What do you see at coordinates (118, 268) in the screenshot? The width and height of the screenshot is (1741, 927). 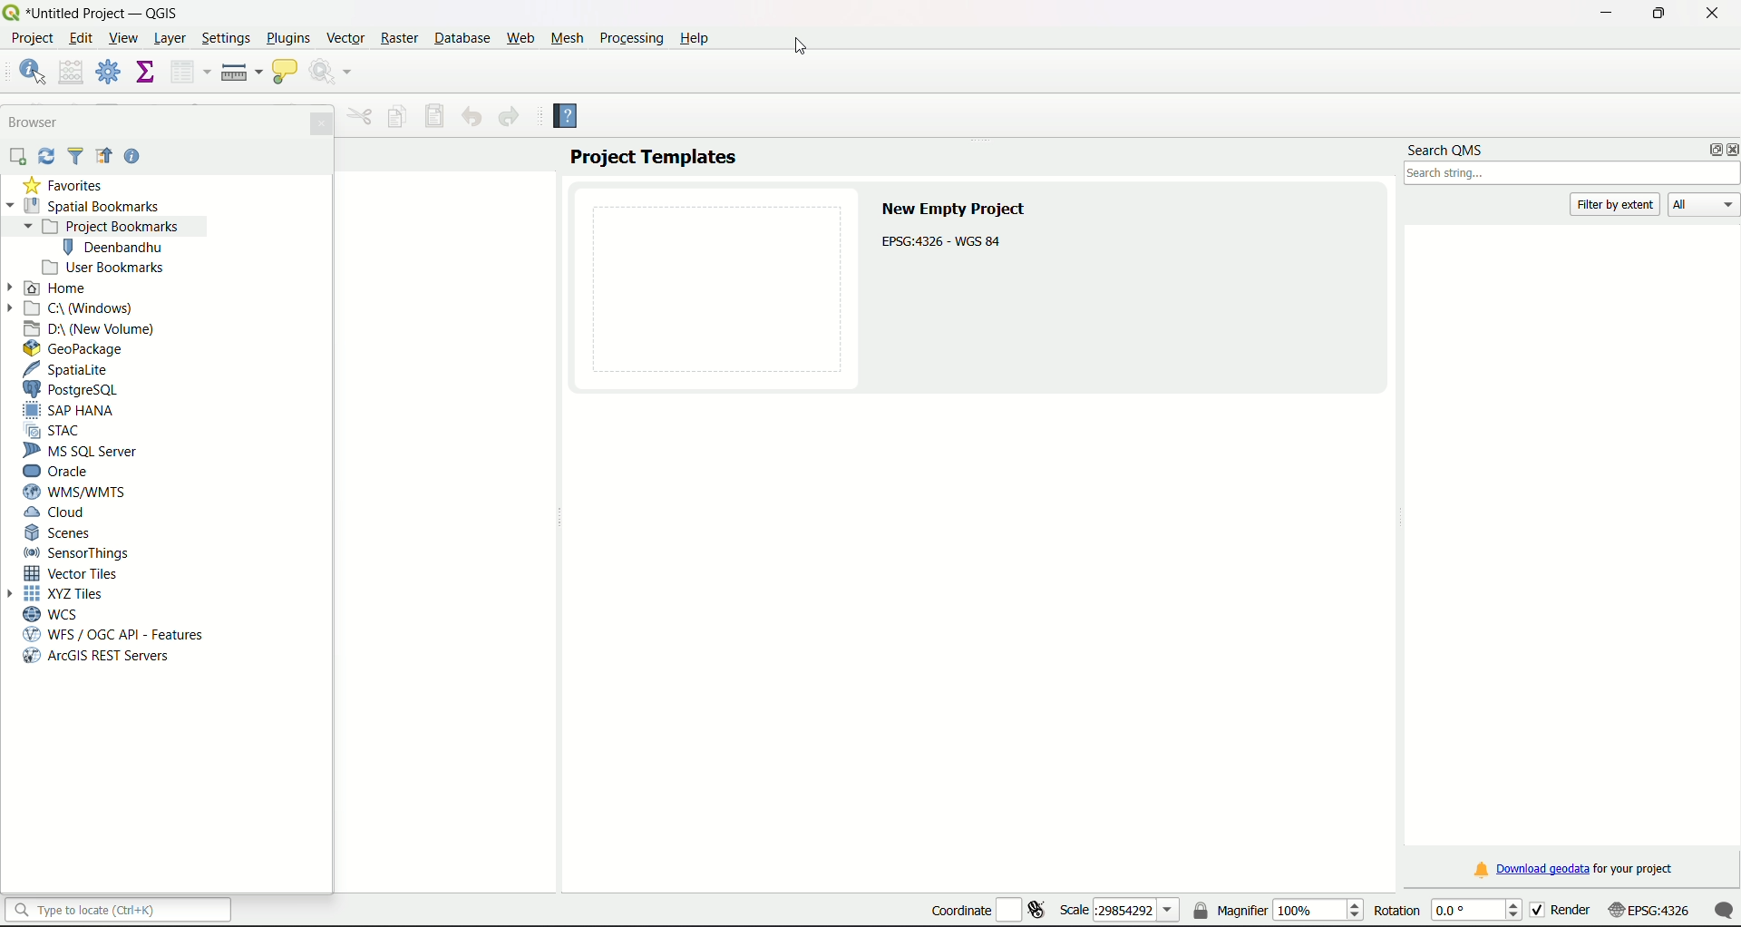 I see `User bookmarks` at bounding box center [118, 268].